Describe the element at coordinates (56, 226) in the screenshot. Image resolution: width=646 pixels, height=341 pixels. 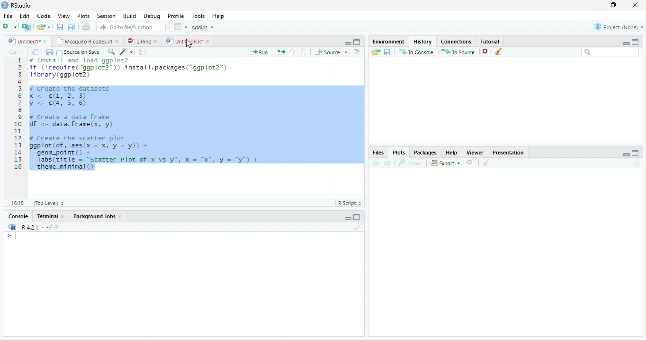
I see `View the current working directory` at that location.